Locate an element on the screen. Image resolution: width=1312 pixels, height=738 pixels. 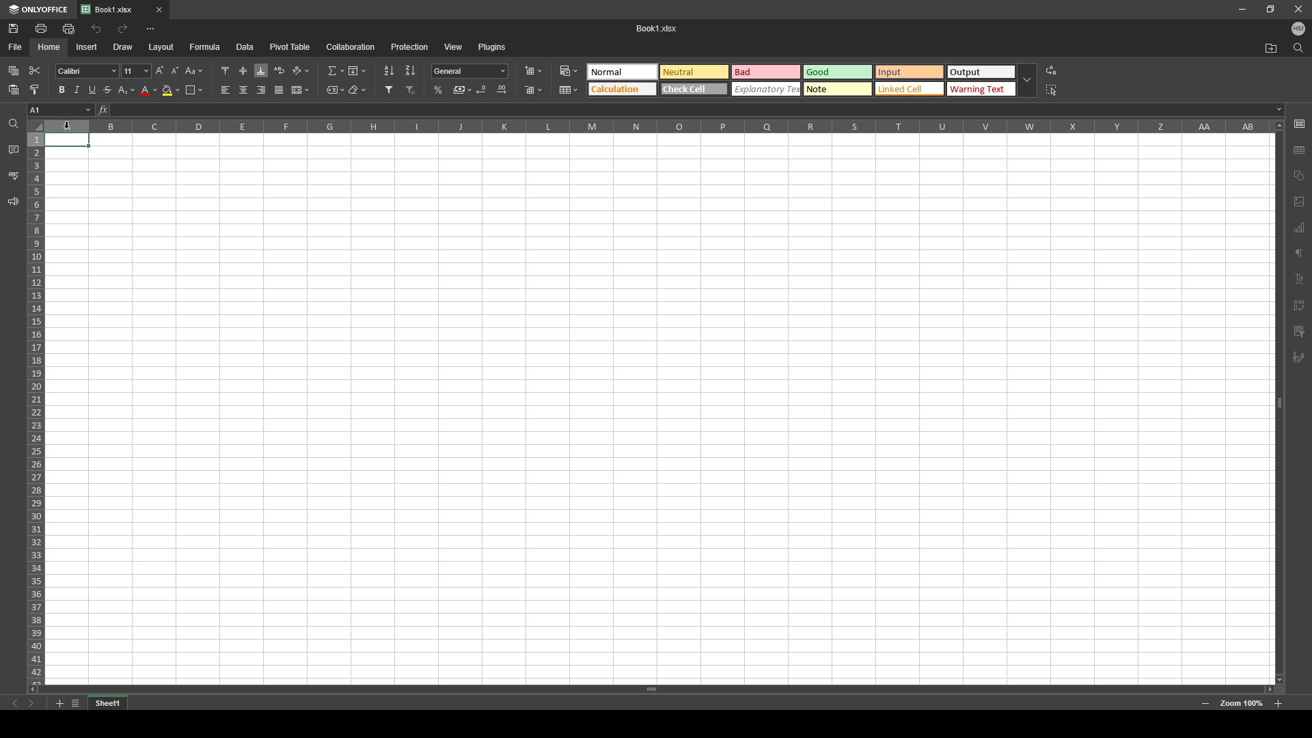
cut is located at coordinates (36, 71).